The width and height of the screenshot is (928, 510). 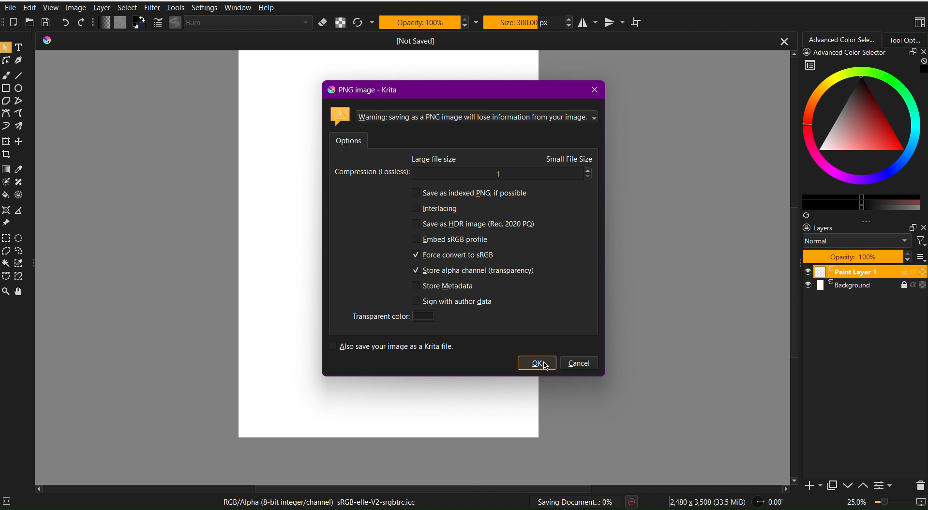 I want to click on Advanced Color Selector, so click(x=842, y=40).